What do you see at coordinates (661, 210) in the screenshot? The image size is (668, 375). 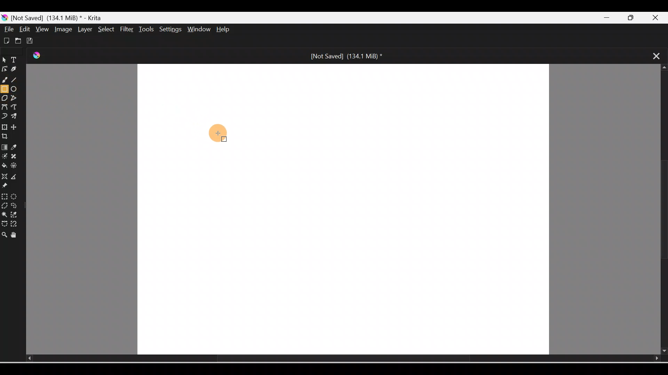 I see `Scroll bar` at bounding box center [661, 210].